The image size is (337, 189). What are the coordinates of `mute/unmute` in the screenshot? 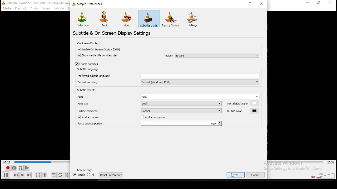 It's located at (313, 177).